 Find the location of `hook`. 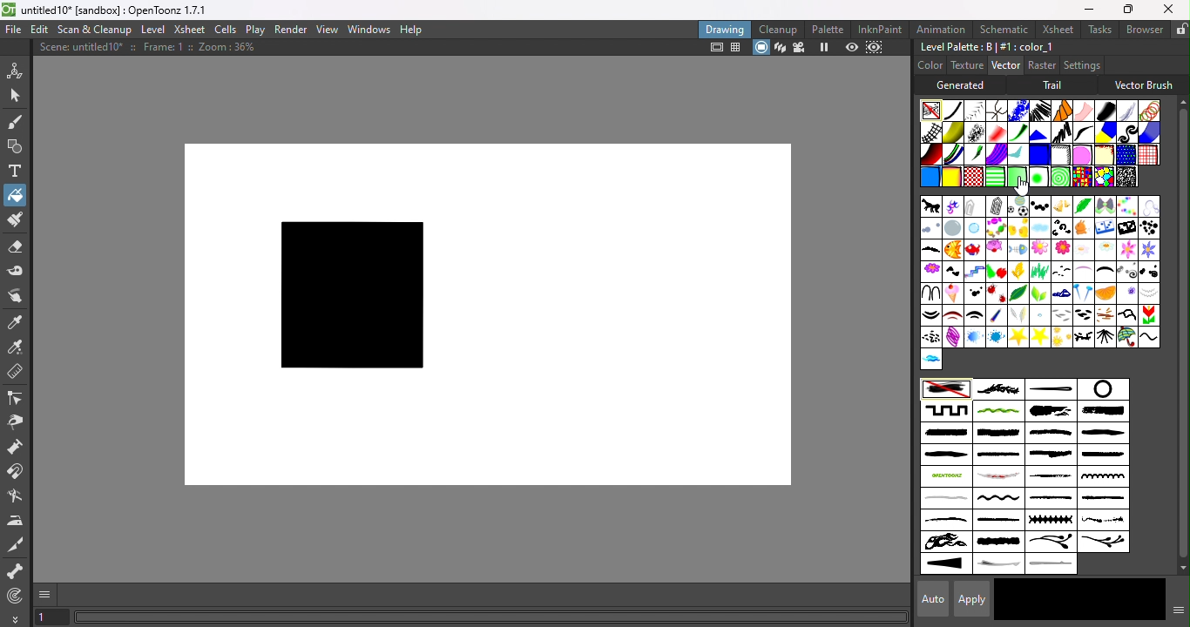

hook is located at coordinates (930, 292).